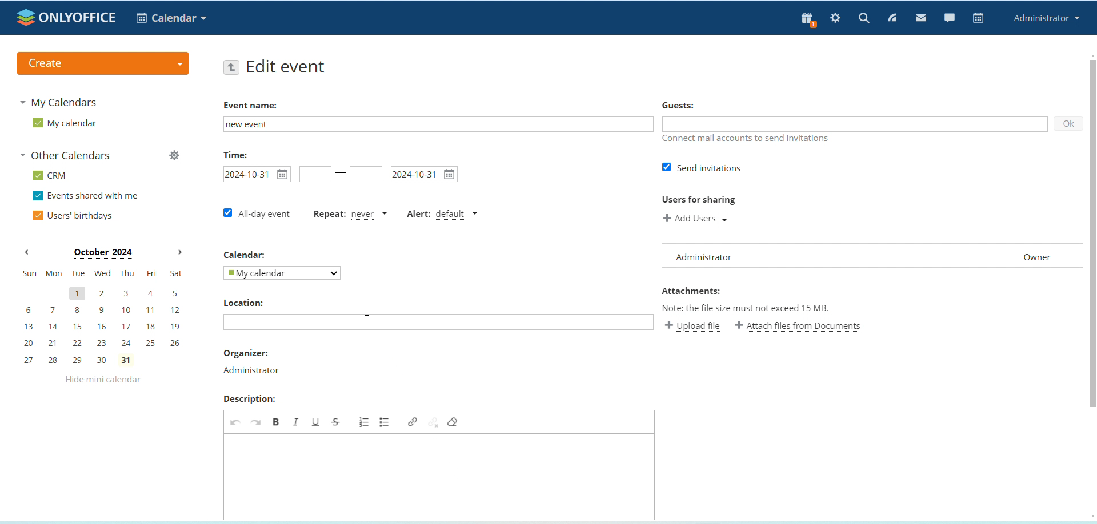 This screenshot has width=1097, height=524. What do you see at coordinates (872, 256) in the screenshot?
I see `user list` at bounding box center [872, 256].